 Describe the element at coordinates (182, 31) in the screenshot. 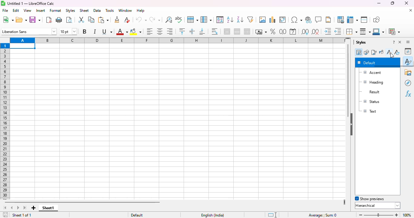

I see `align top` at that location.